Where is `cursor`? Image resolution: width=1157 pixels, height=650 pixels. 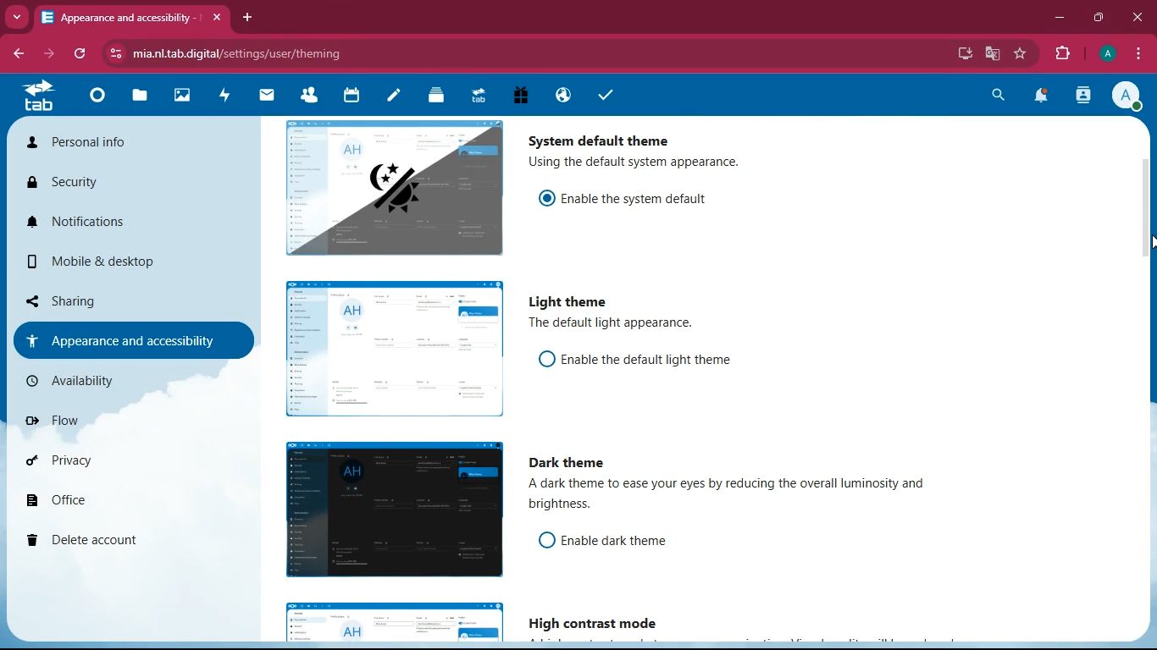
cursor is located at coordinates (1149, 242).